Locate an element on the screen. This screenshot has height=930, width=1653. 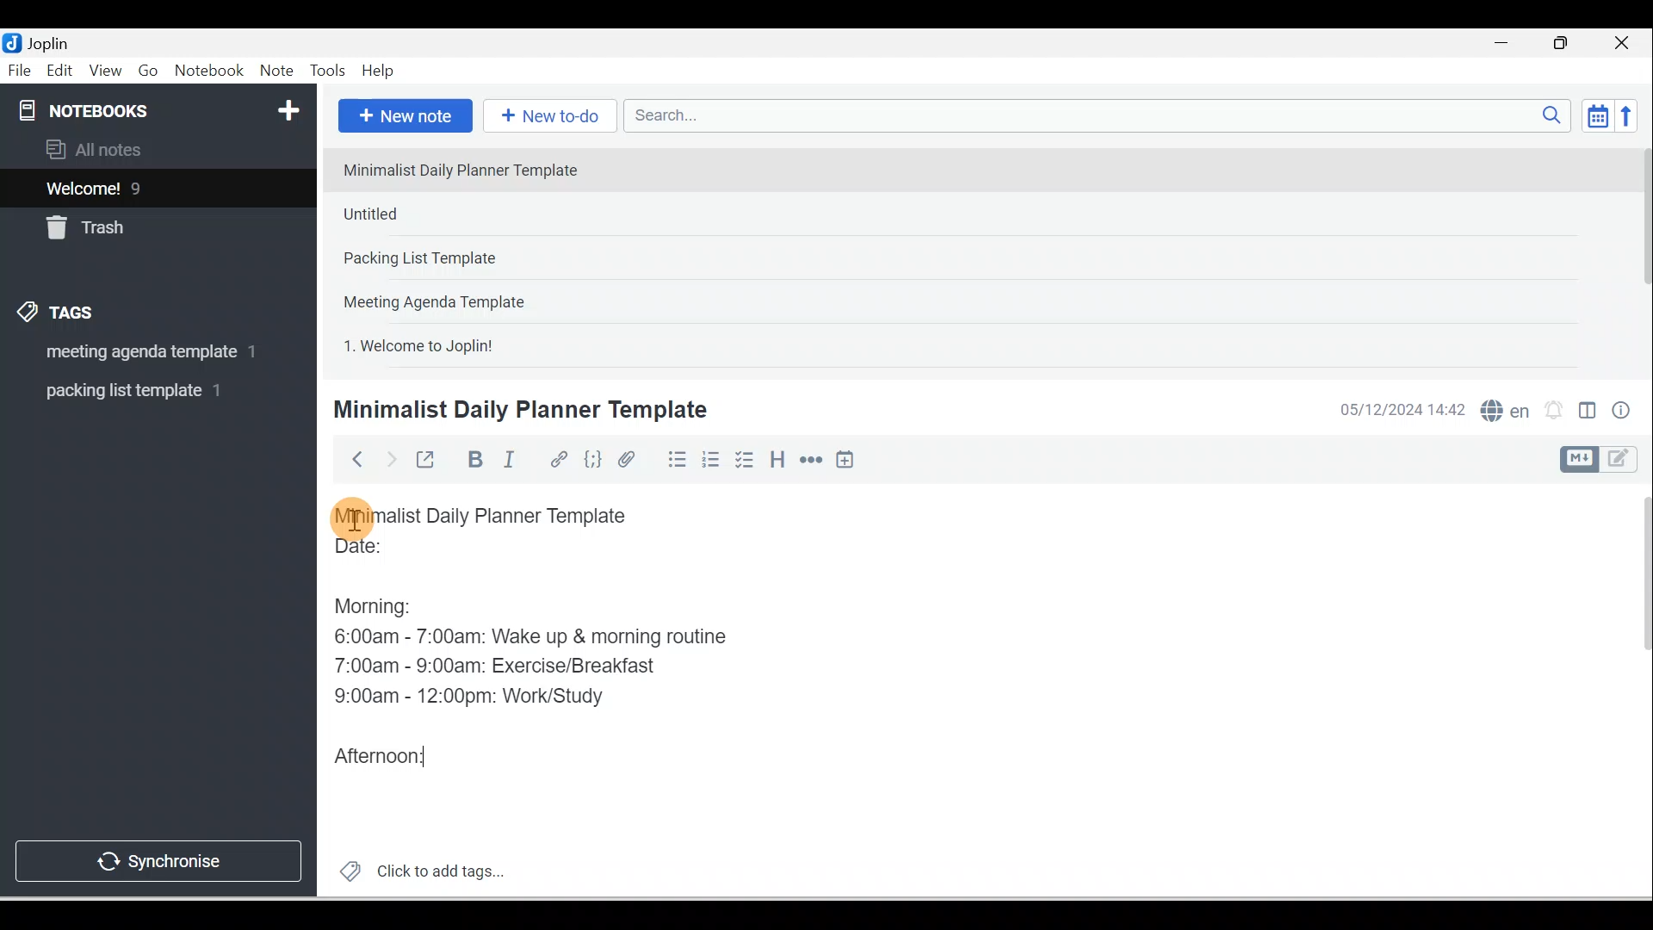
Go is located at coordinates (151, 71).